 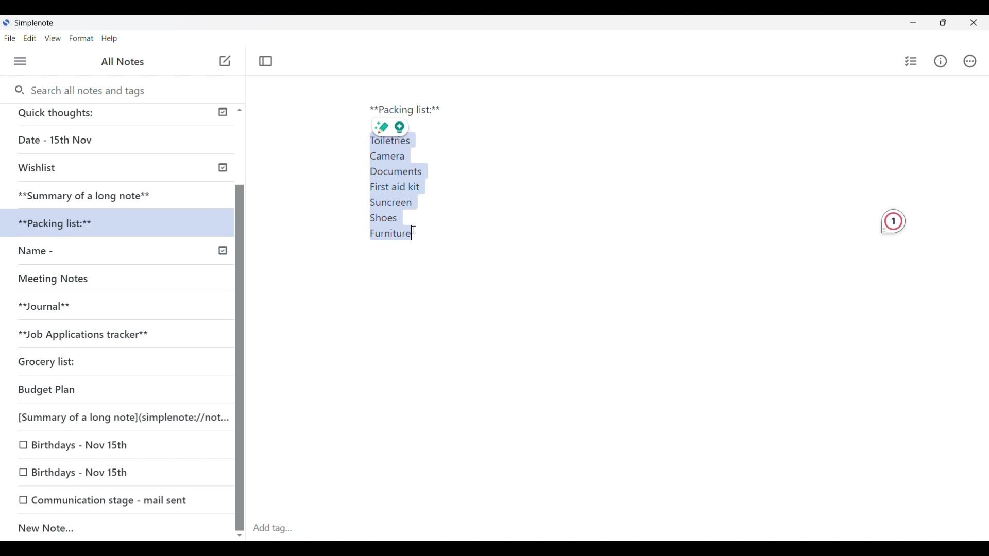 What do you see at coordinates (78, 444) in the screenshot?
I see `O Birthdays - Nov 15th` at bounding box center [78, 444].